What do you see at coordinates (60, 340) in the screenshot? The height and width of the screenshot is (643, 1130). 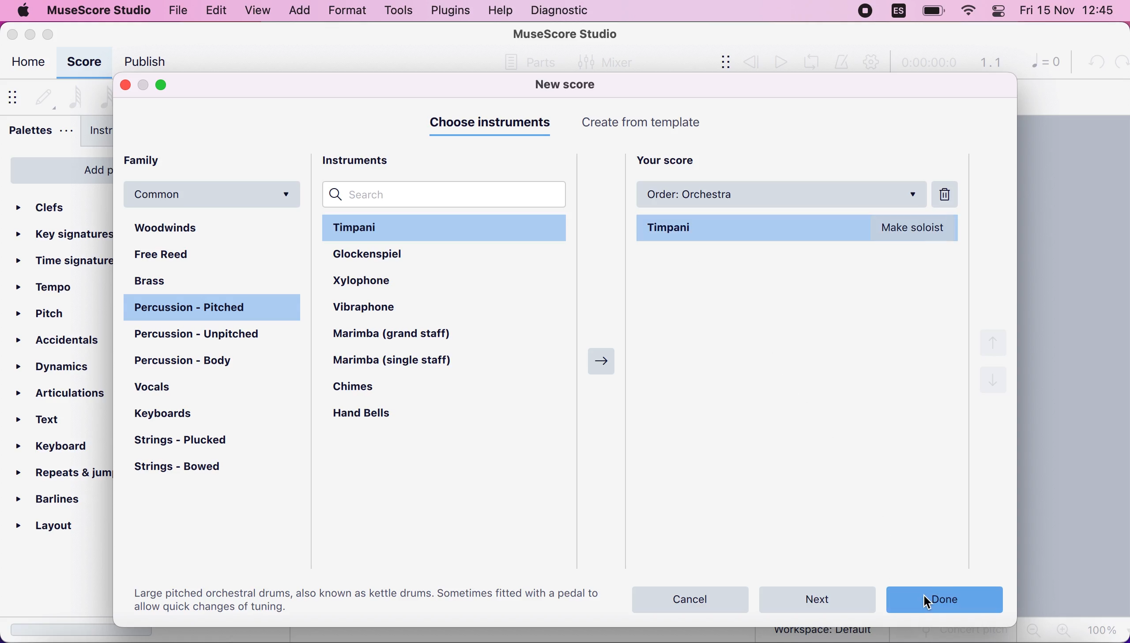 I see `accidentals` at bounding box center [60, 340].